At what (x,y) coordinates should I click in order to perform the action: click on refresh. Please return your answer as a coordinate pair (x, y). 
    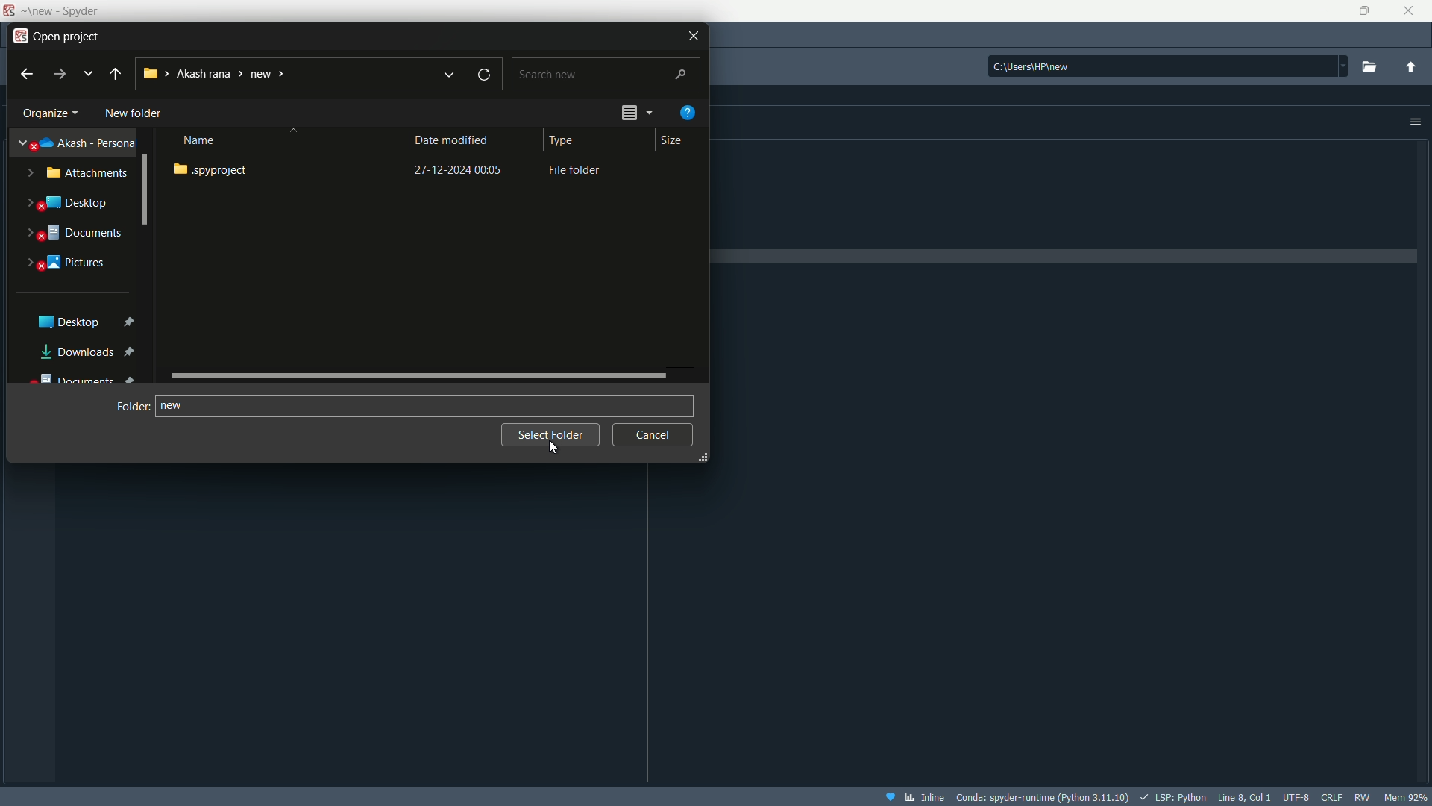
    Looking at the image, I should click on (485, 73).